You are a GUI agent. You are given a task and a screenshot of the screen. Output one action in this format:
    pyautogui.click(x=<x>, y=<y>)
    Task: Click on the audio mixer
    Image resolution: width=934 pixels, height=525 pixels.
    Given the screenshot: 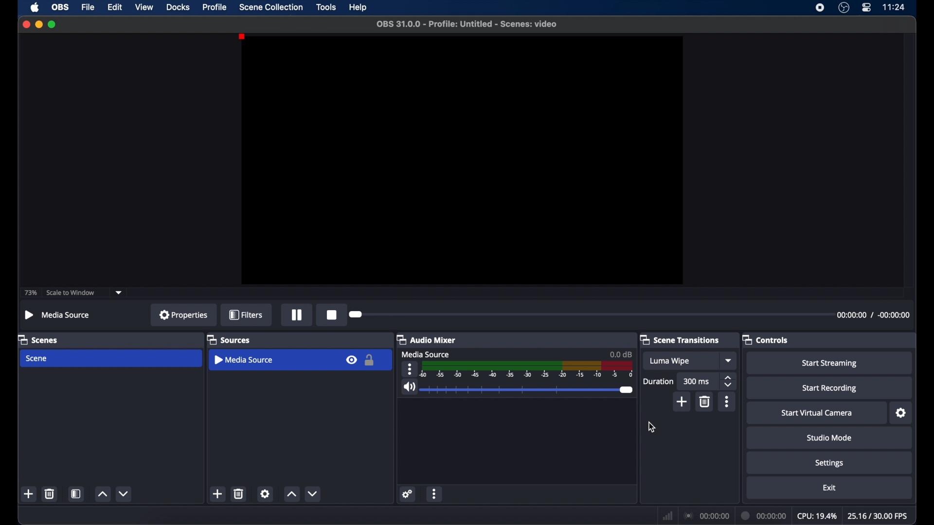 What is the action you would take?
    pyautogui.click(x=426, y=339)
    